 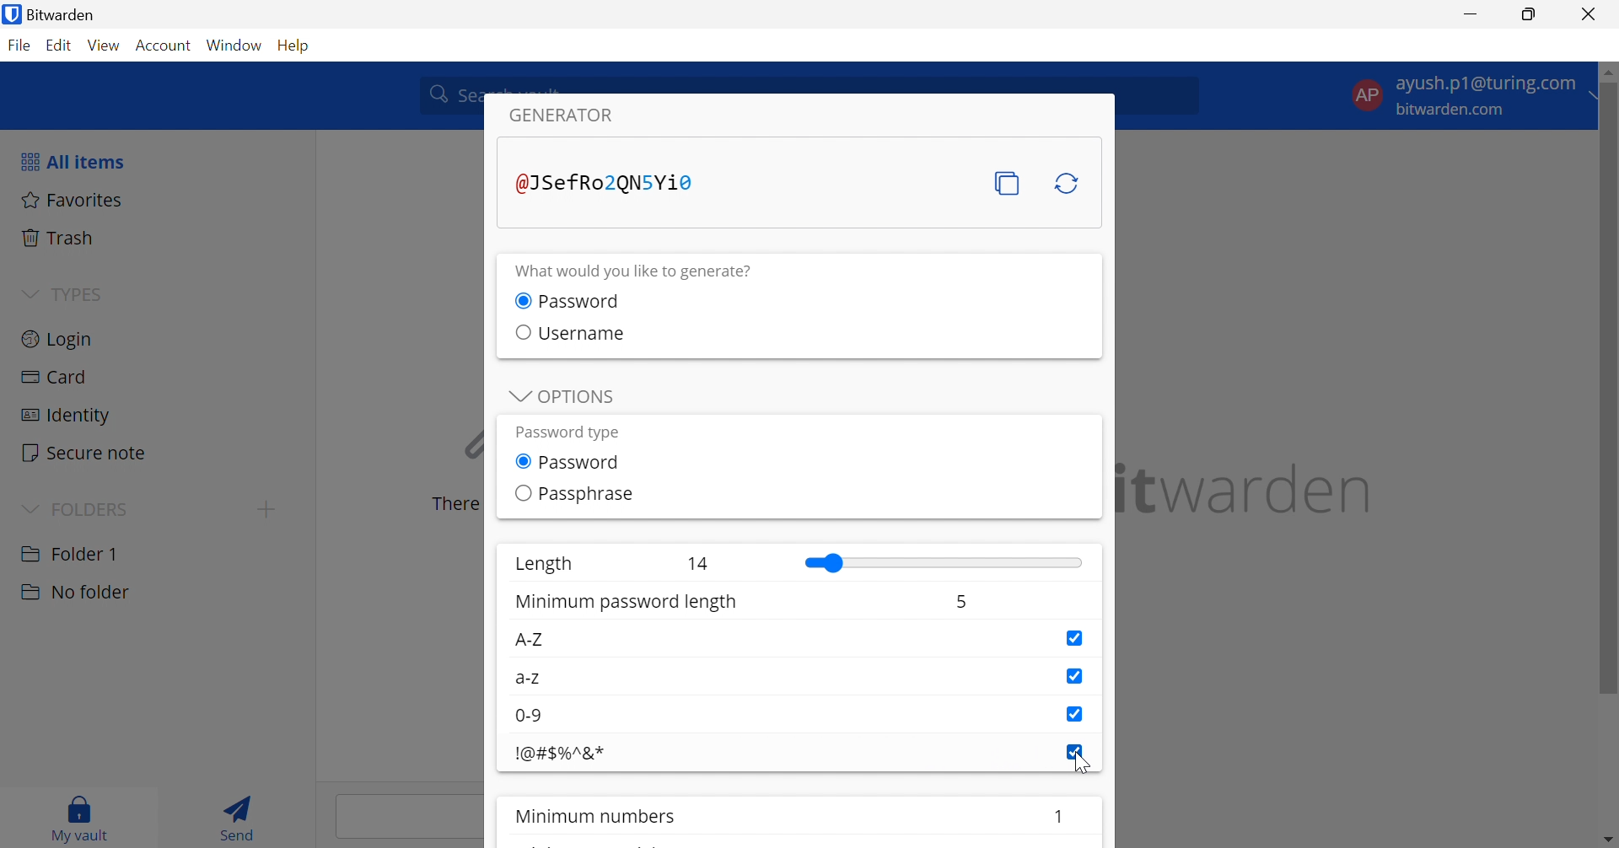 I want to click on Minimum password length, so click(x=629, y=604).